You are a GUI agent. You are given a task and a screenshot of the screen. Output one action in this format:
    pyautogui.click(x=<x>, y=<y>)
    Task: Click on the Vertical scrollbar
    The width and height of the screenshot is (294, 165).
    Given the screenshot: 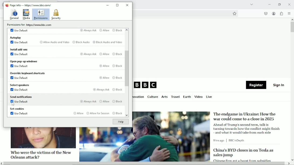 What is the action you would take?
    pyautogui.click(x=292, y=27)
    